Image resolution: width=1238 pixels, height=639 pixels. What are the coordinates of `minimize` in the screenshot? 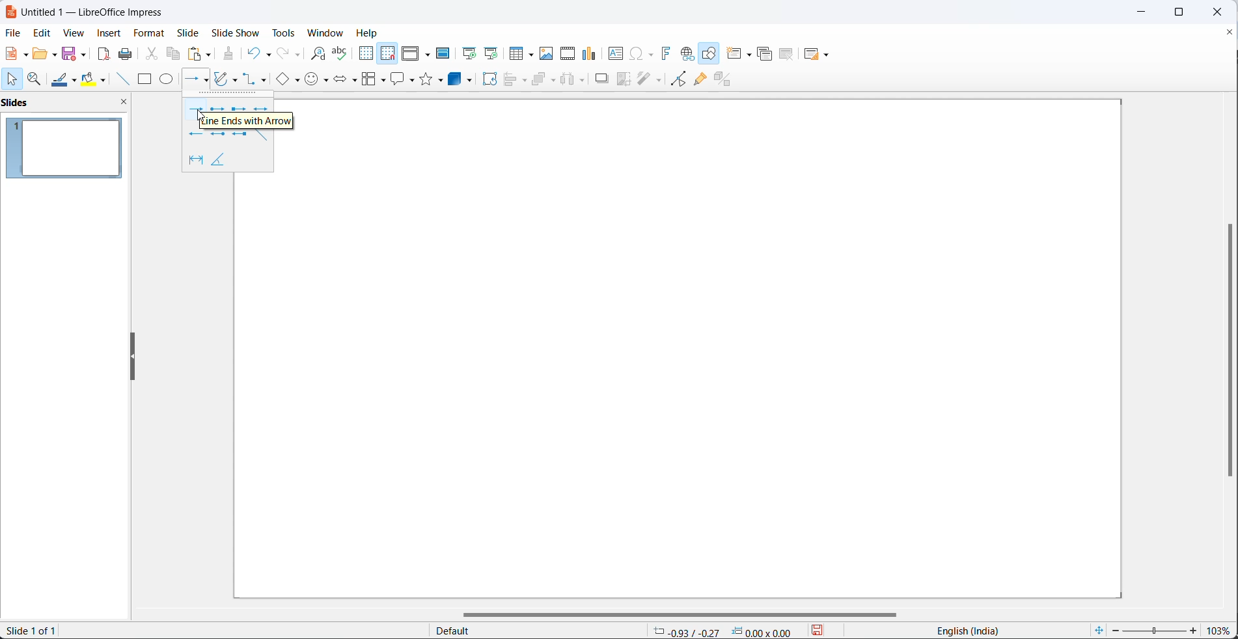 It's located at (1141, 11).